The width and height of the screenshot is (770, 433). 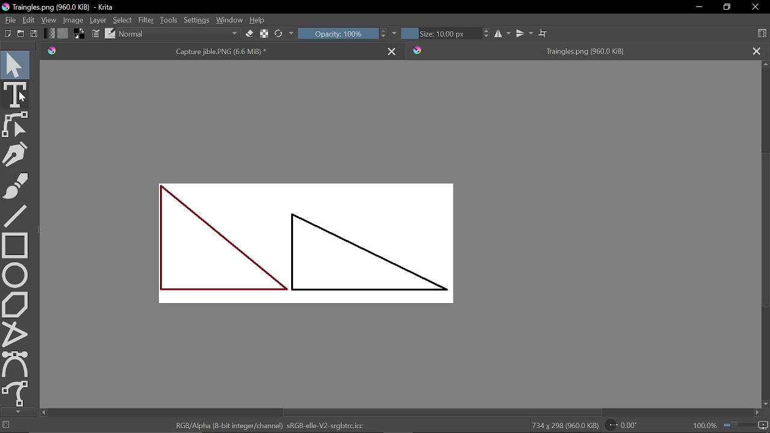 What do you see at coordinates (17, 153) in the screenshot?
I see `Caligraphy` at bounding box center [17, 153].